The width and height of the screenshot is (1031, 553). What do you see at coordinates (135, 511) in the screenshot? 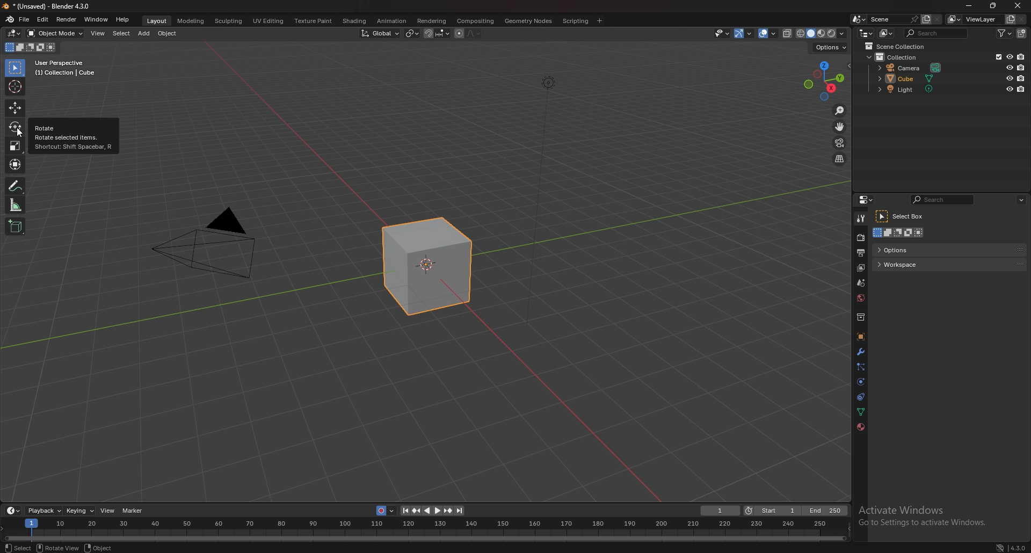
I see `marker` at bounding box center [135, 511].